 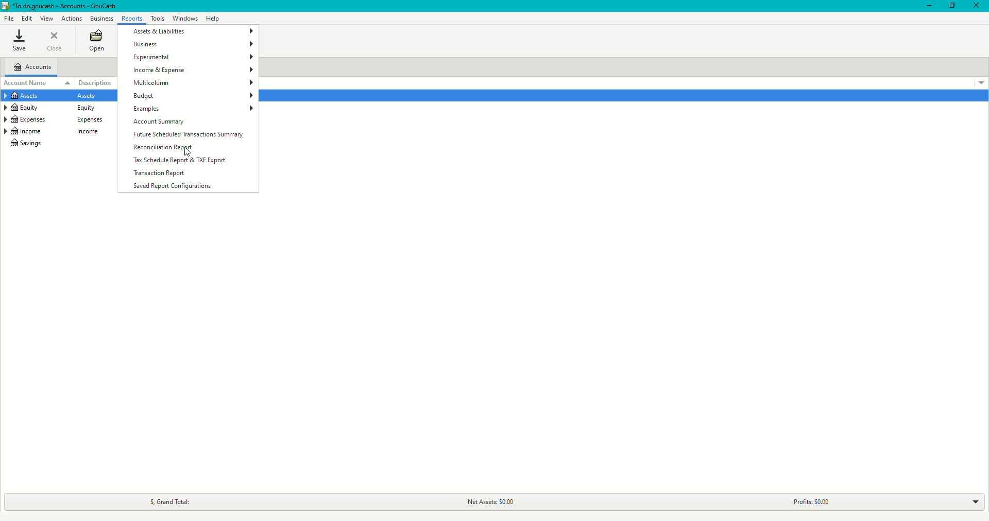 What do you see at coordinates (194, 84) in the screenshot?
I see `Multicolumn` at bounding box center [194, 84].